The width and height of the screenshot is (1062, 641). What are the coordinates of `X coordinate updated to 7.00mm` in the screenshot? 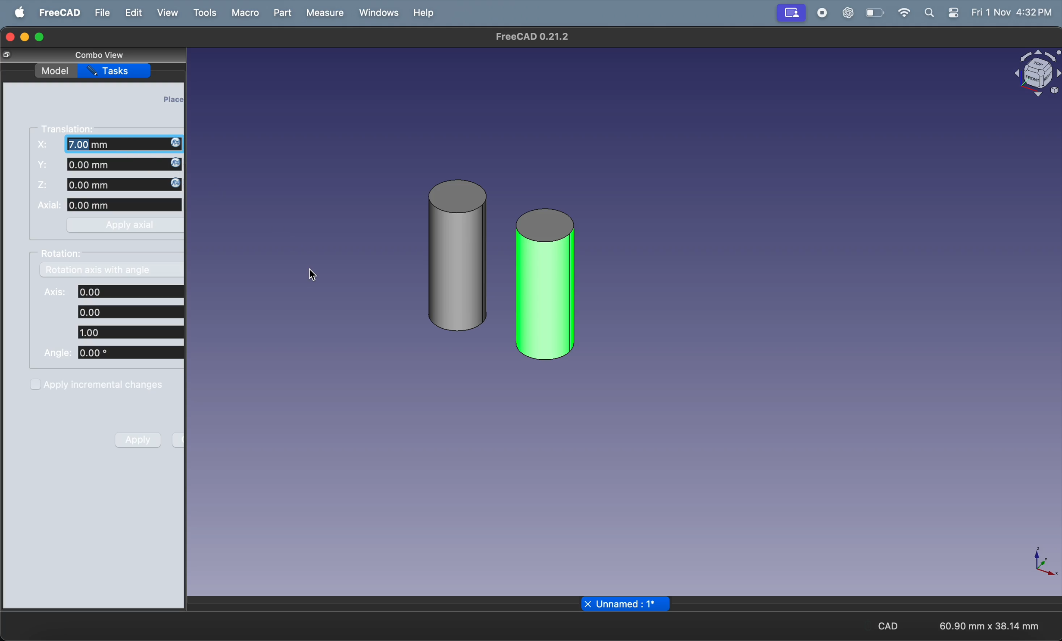 It's located at (124, 144).